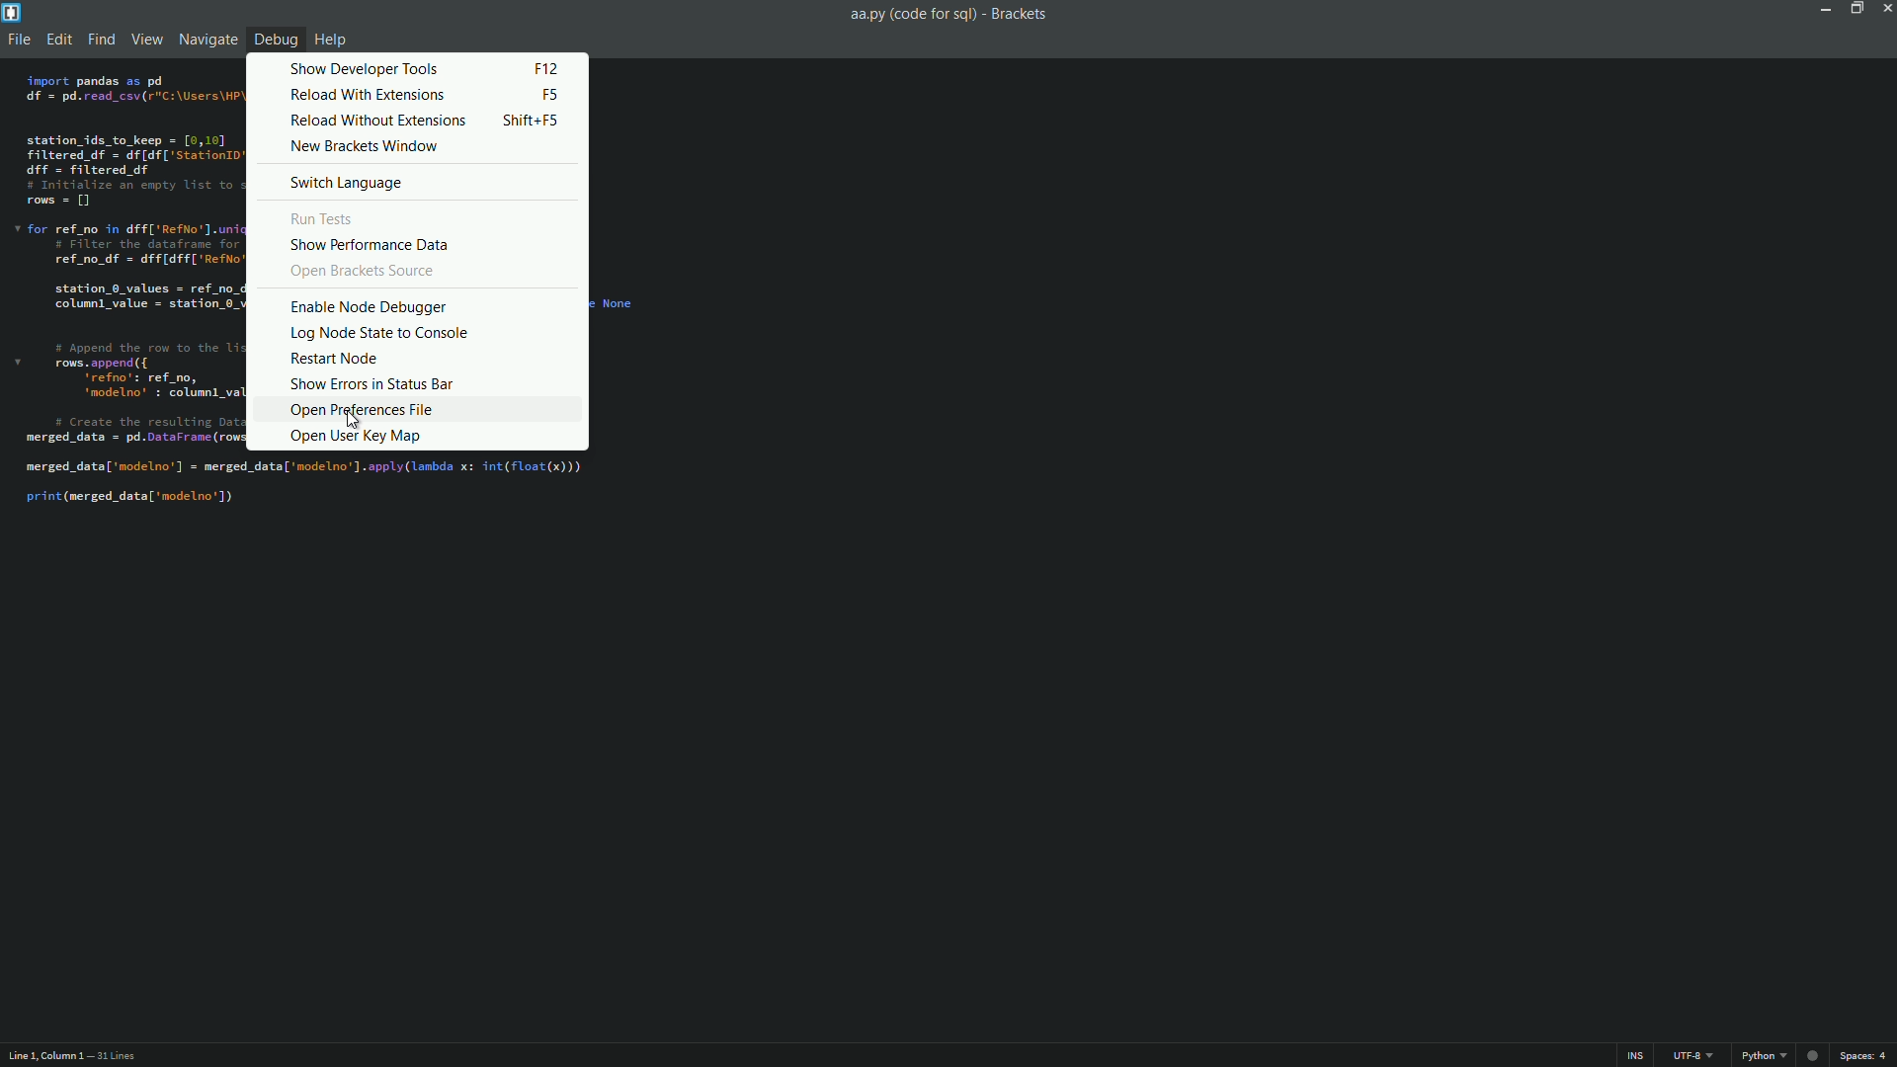 Image resolution: width=1897 pixels, height=1067 pixels. I want to click on aa.py(code for sql), so click(911, 13).